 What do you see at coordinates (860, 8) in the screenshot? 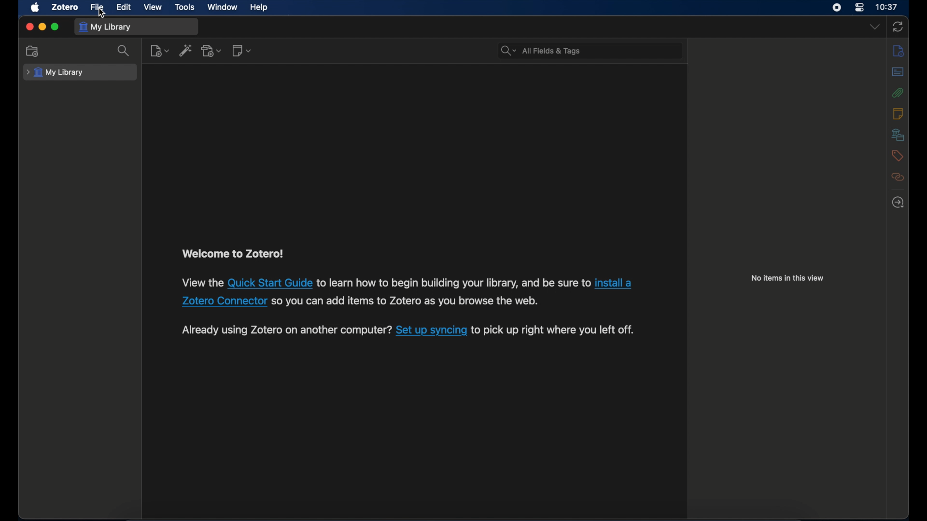
I see `control center` at bounding box center [860, 8].